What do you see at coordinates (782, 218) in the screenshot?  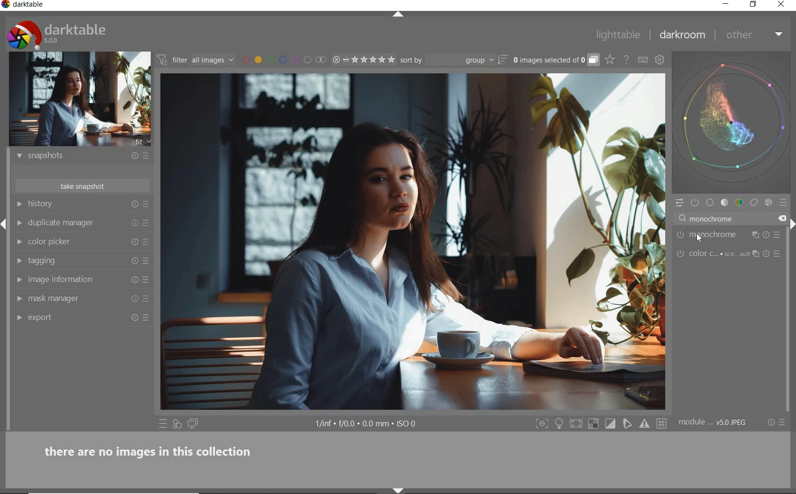 I see `close` at bounding box center [782, 218].